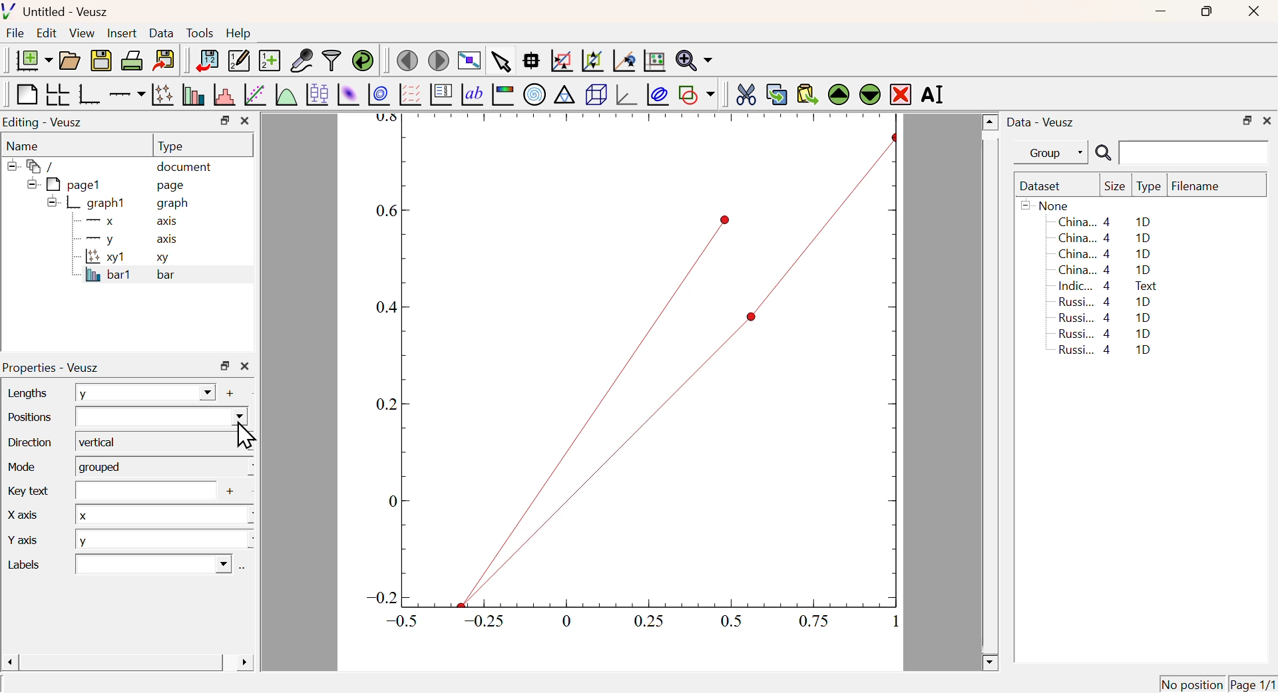 This screenshot has height=693, width=1278. Describe the element at coordinates (131, 60) in the screenshot. I see `Print Document` at that location.